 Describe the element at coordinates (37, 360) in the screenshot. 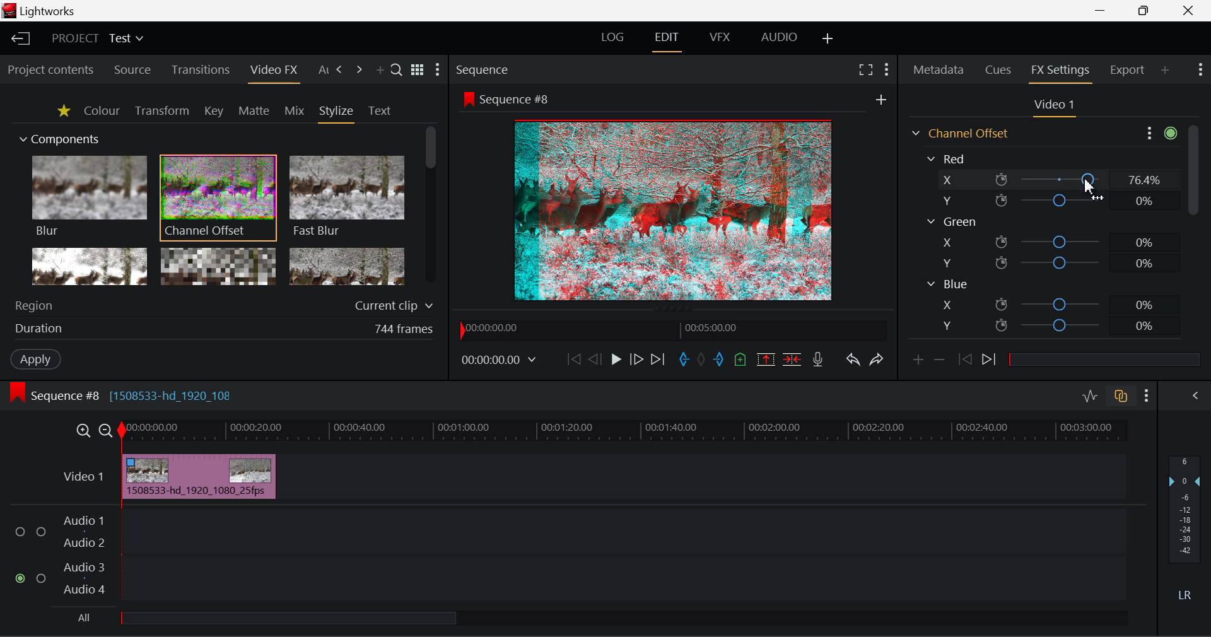

I see `Apply` at that location.